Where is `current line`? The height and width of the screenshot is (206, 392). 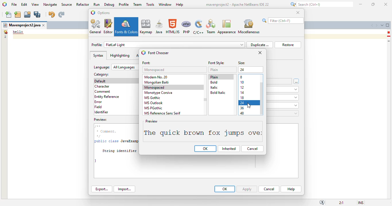
current line is located at coordinates (389, 41).